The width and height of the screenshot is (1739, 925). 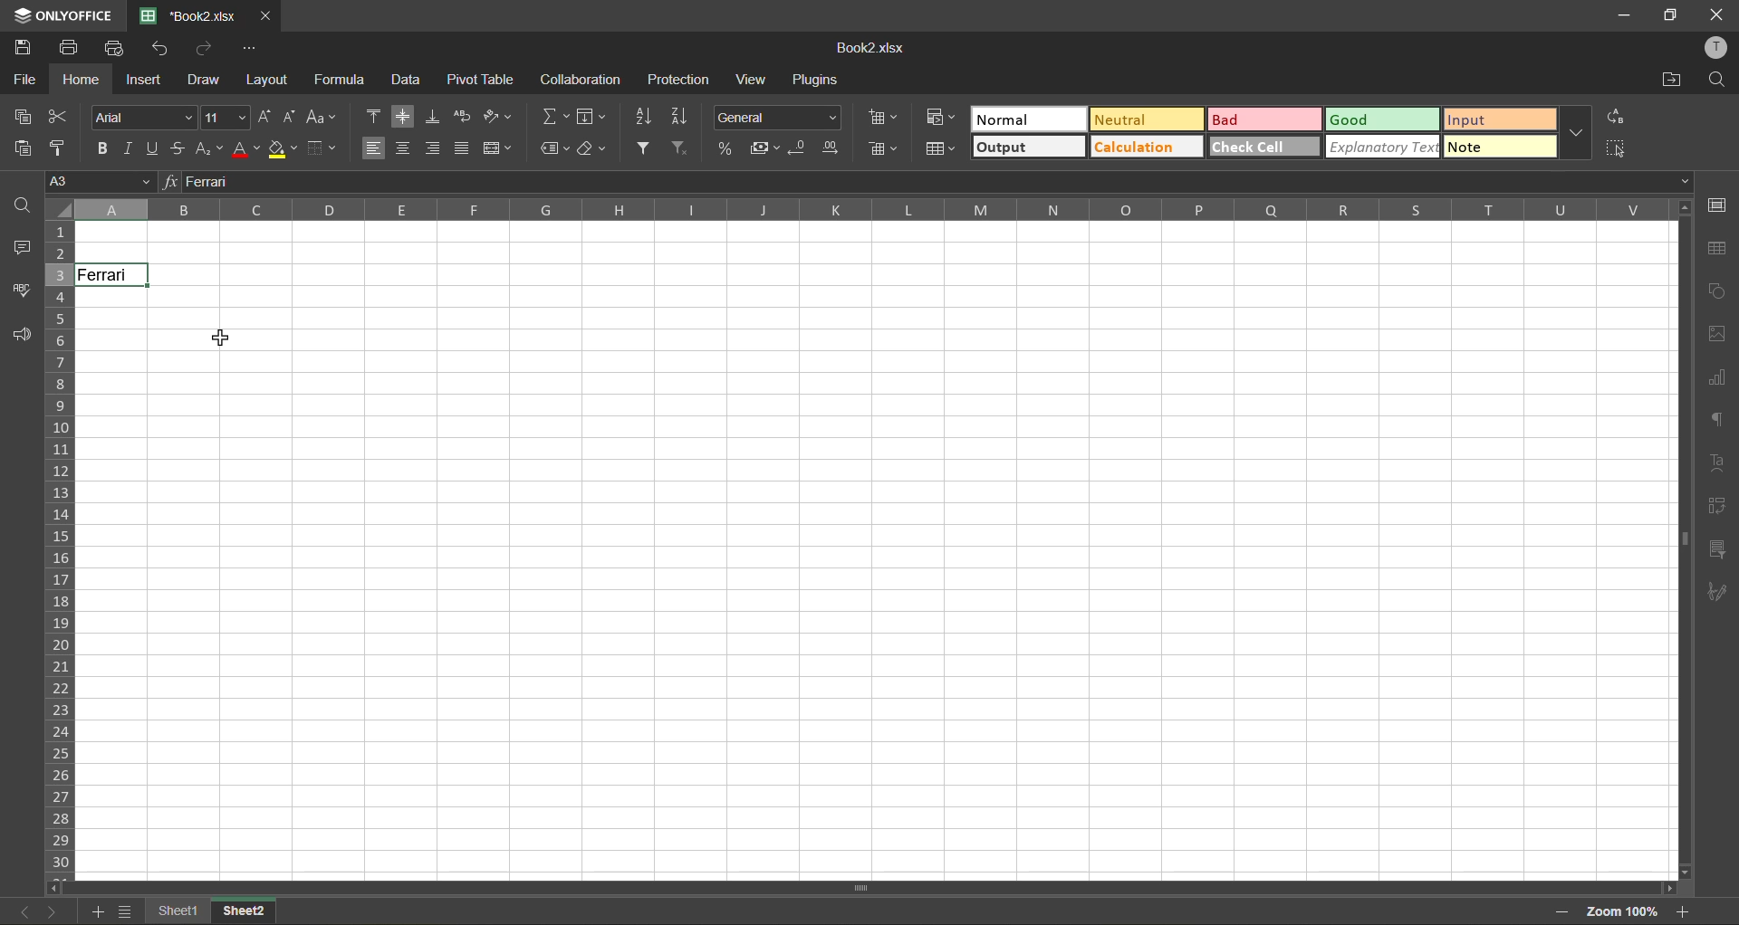 What do you see at coordinates (1719, 290) in the screenshot?
I see `shapes` at bounding box center [1719, 290].